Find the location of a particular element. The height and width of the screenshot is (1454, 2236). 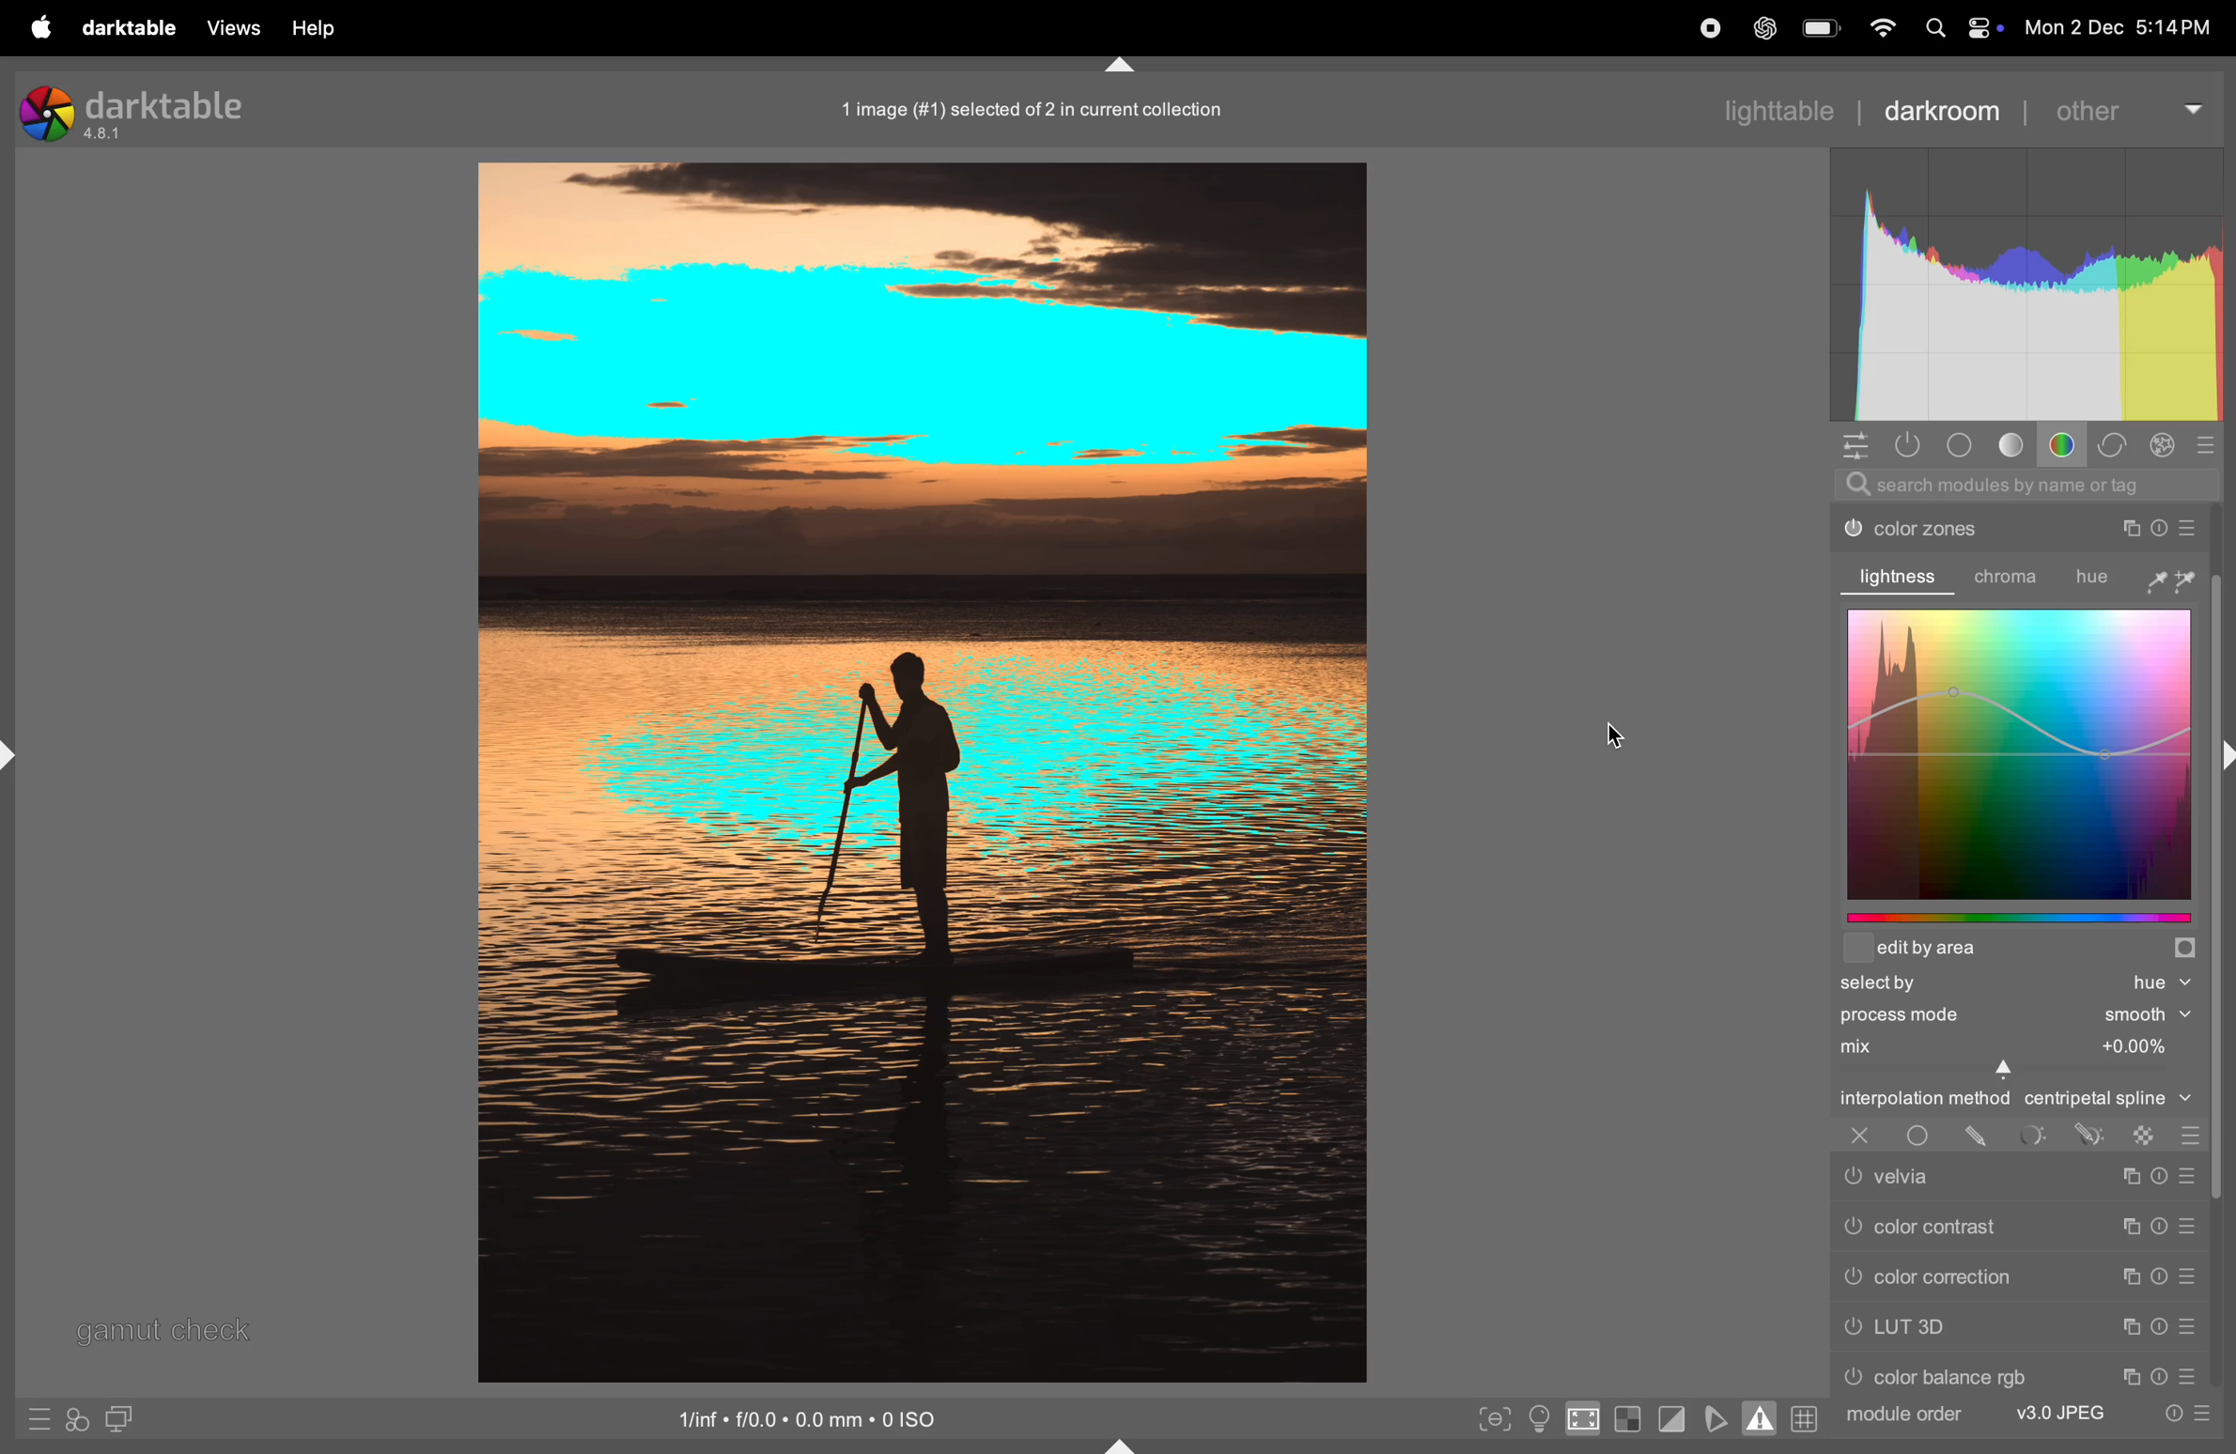

color rgb balance is located at coordinates (1968, 1374).